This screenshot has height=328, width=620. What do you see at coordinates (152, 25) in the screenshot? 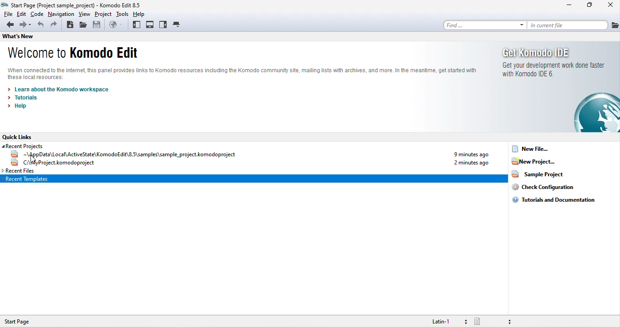
I see `bottom pane` at bounding box center [152, 25].